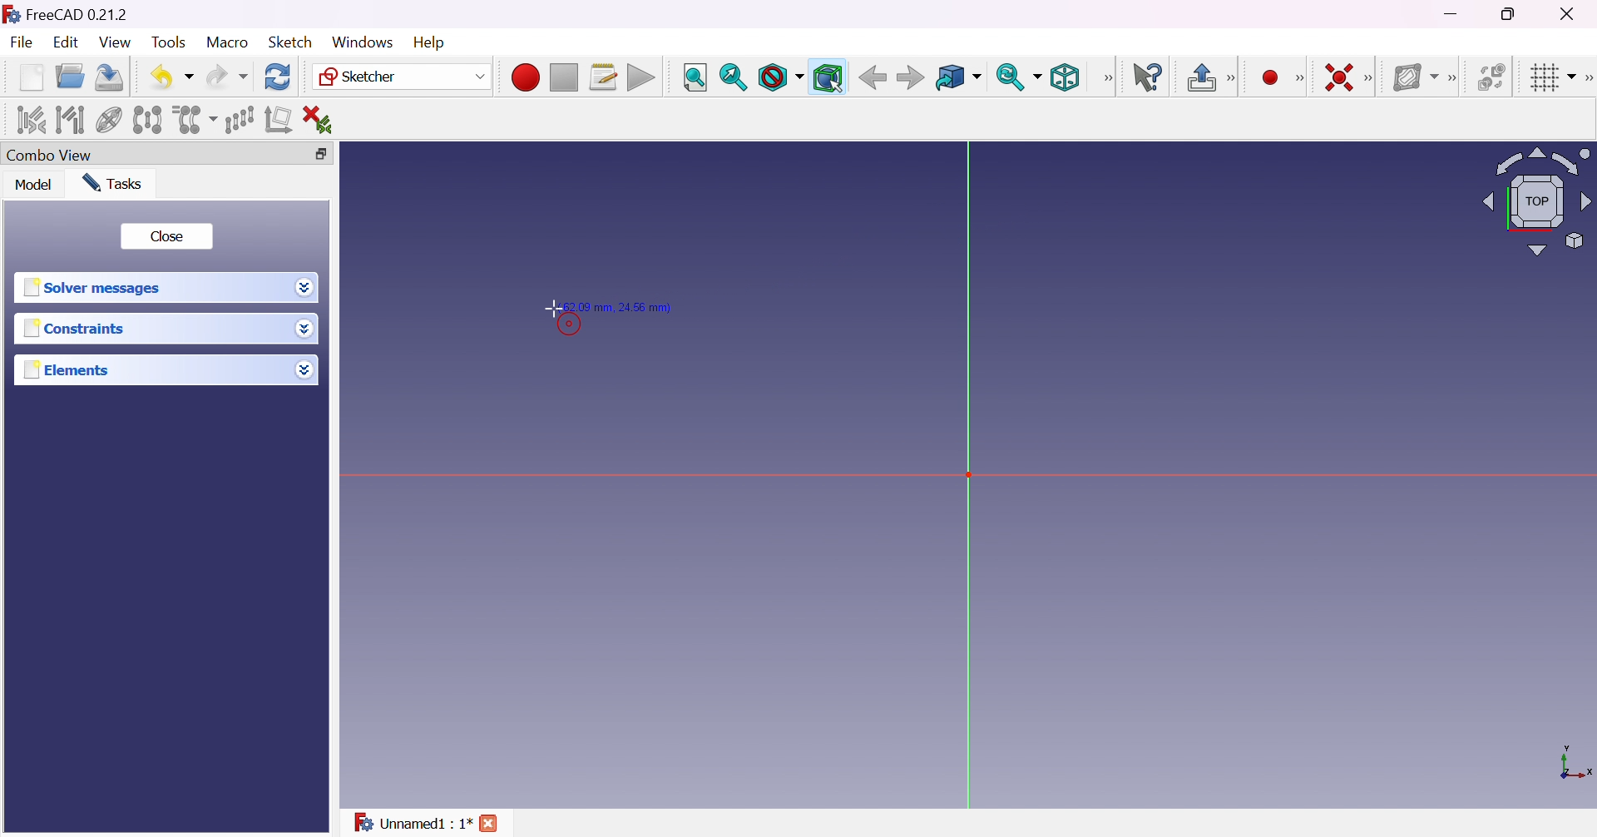  What do you see at coordinates (412, 820) in the screenshot?
I see `Unnamed : 1*` at bounding box center [412, 820].